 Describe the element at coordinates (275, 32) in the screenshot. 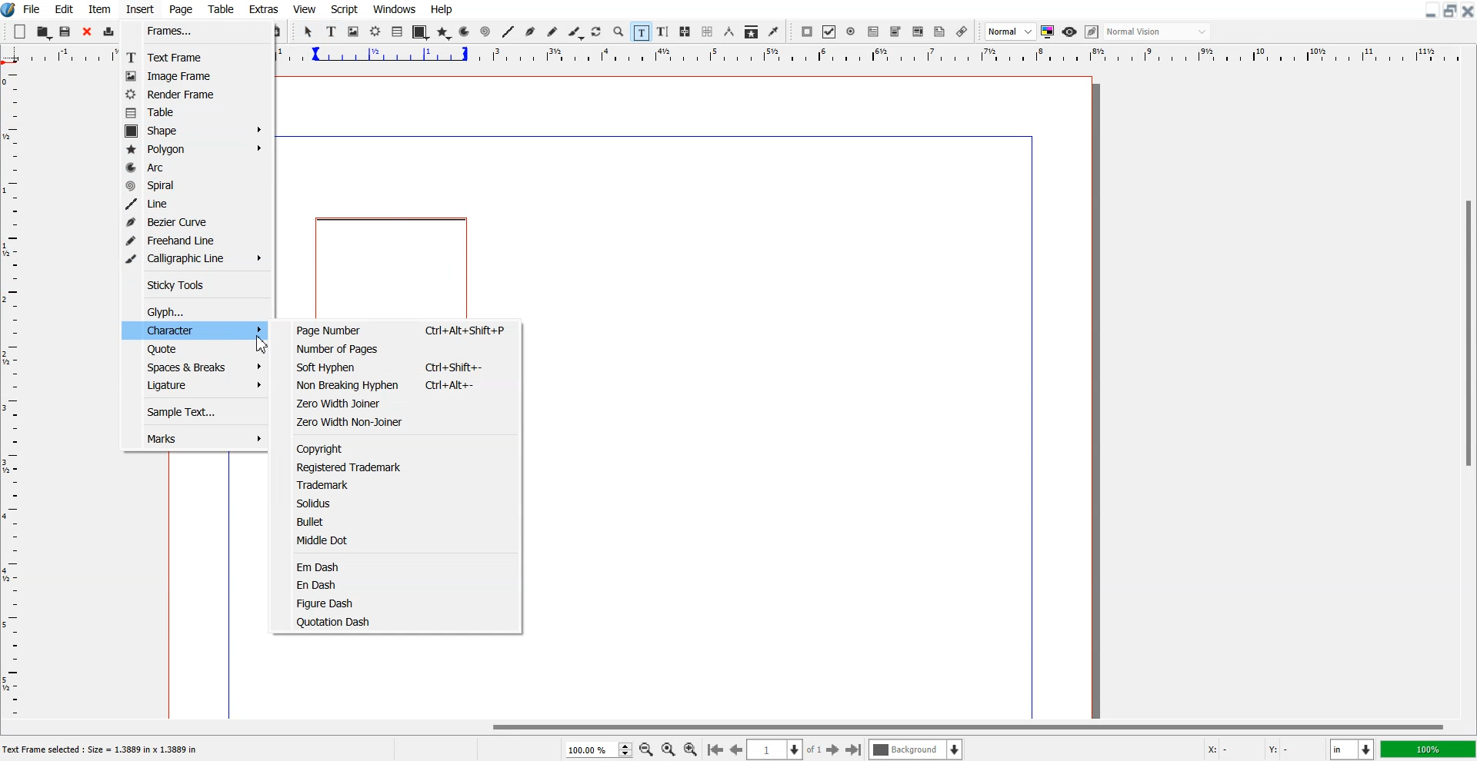

I see `Paste` at that location.